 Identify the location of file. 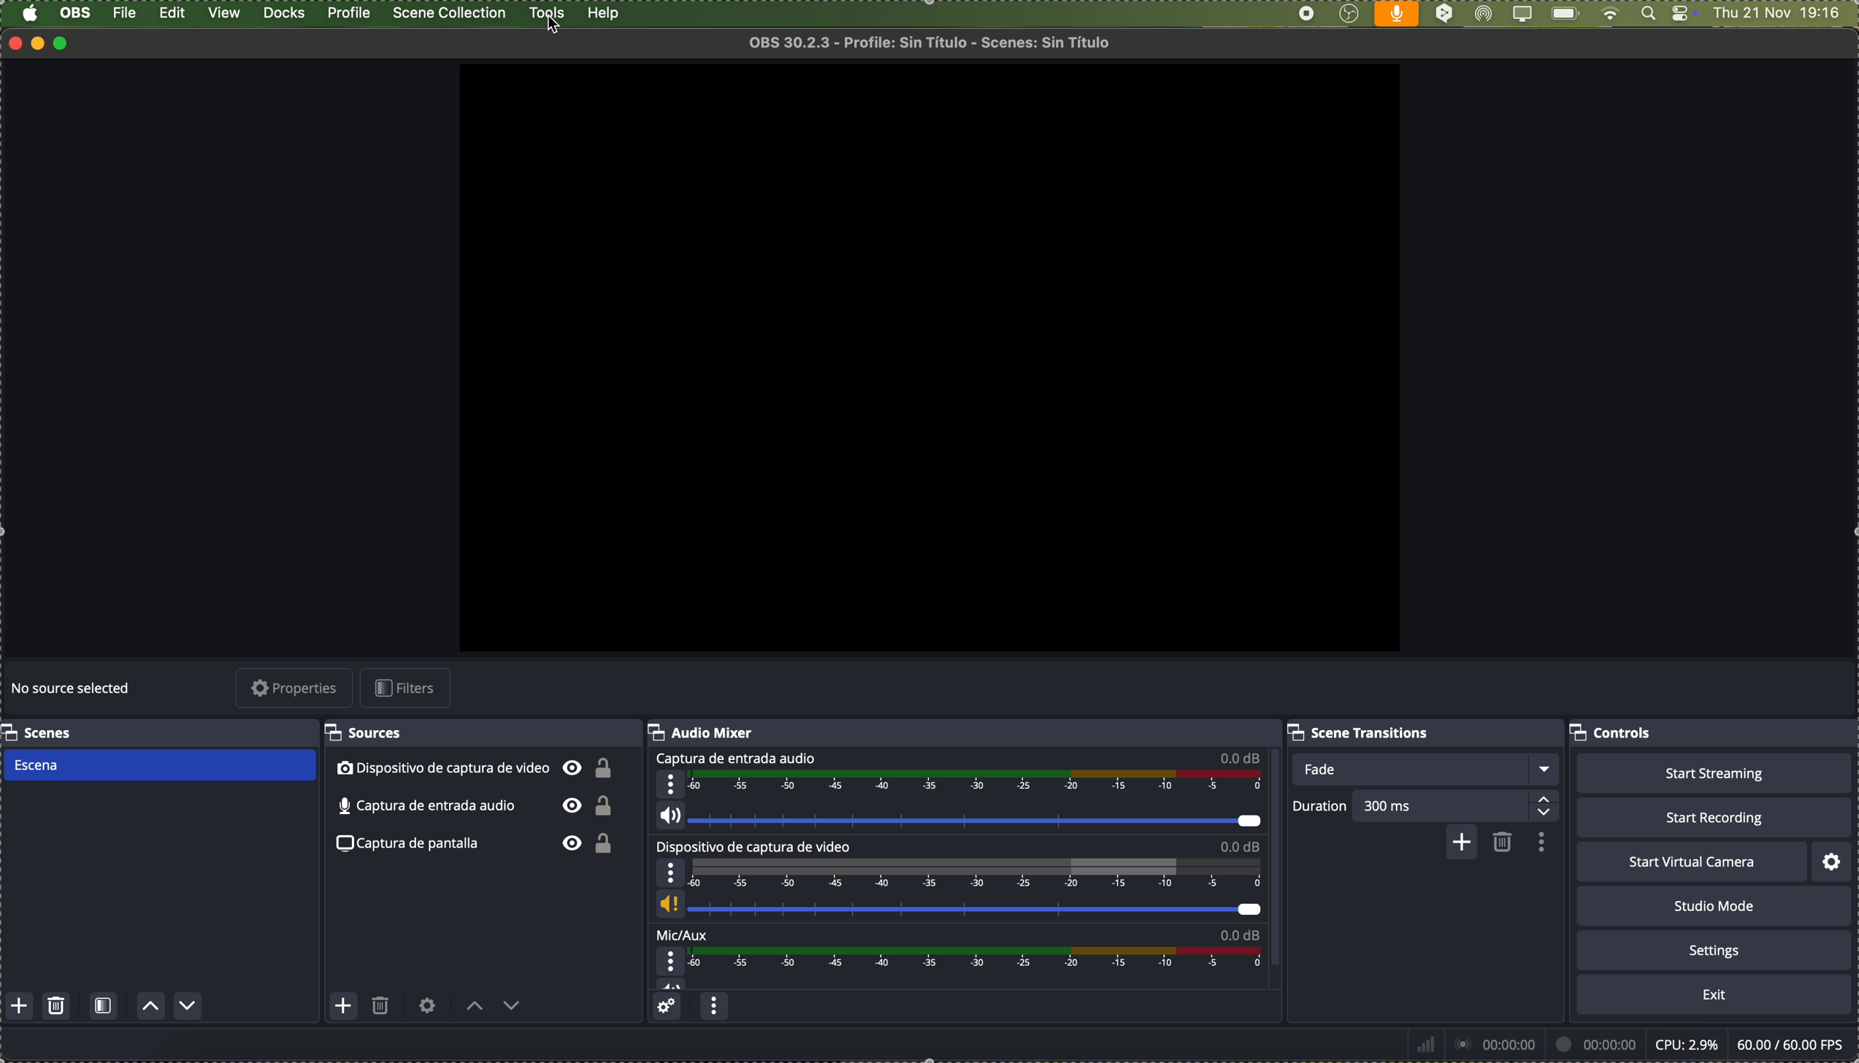
(126, 13).